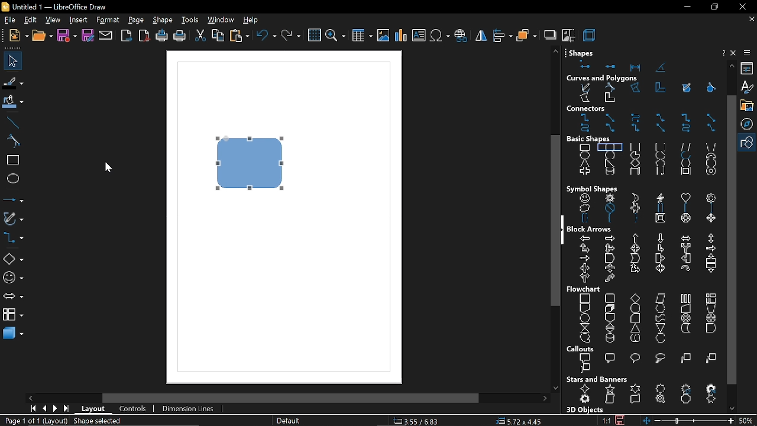 The image size is (757, 426). I want to click on close, so click(735, 53).